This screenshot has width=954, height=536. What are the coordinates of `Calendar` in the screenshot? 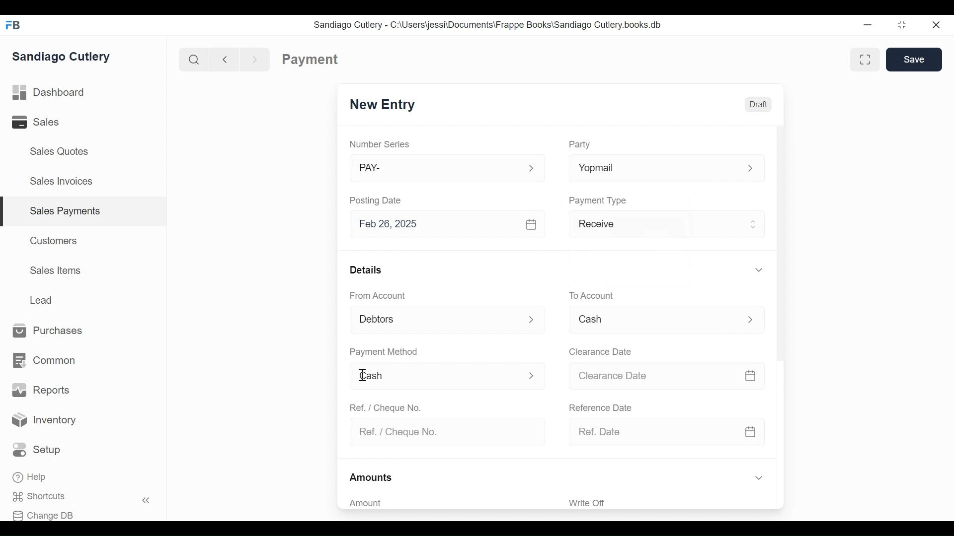 It's located at (533, 224).